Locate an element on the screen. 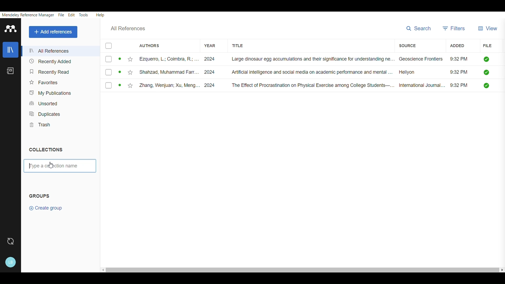 The height and width of the screenshot is (284, 505). Unsorted is located at coordinates (46, 103).